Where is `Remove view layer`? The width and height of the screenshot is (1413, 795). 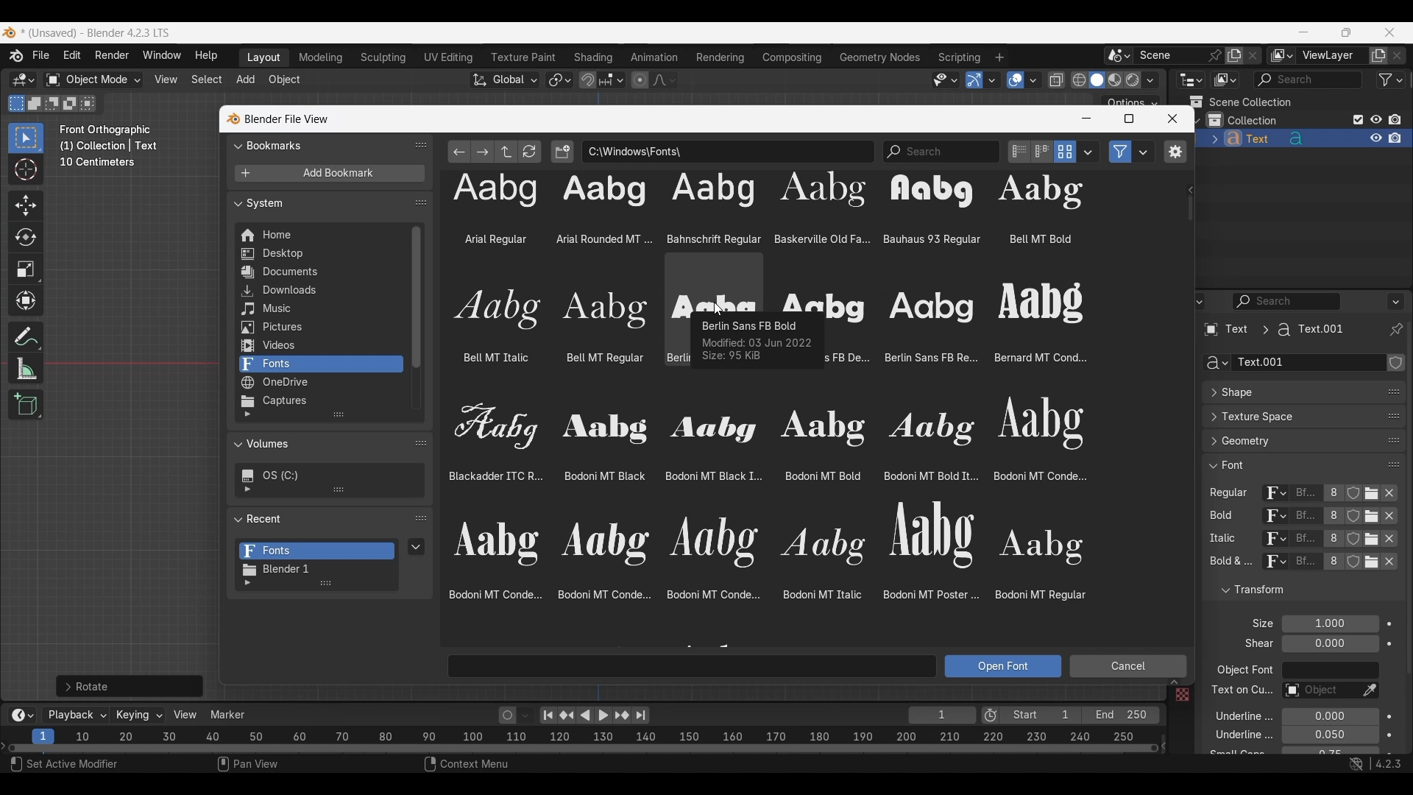
Remove view layer is located at coordinates (1398, 55).